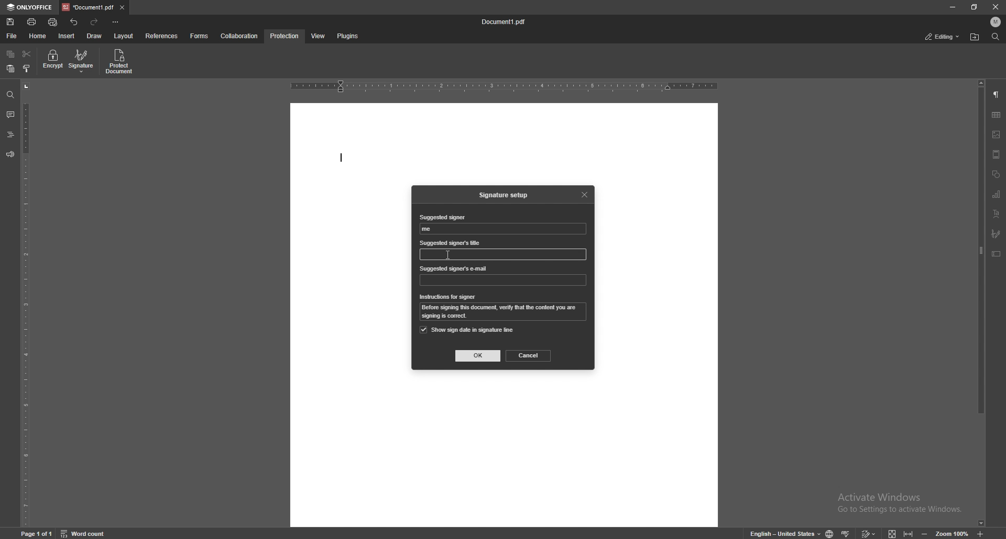 This screenshot has width=1006, height=539. Describe the element at coordinates (123, 7) in the screenshot. I see `close tab` at that location.